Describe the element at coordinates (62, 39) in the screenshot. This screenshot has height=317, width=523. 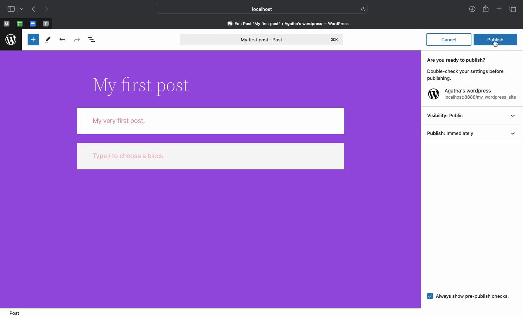
I see `Undo` at that location.